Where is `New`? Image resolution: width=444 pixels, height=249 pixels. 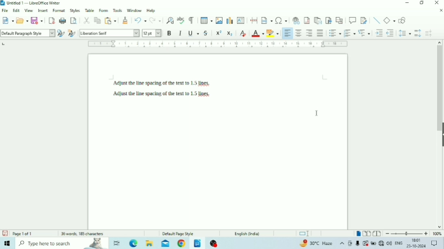
New is located at coordinates (8, 20).